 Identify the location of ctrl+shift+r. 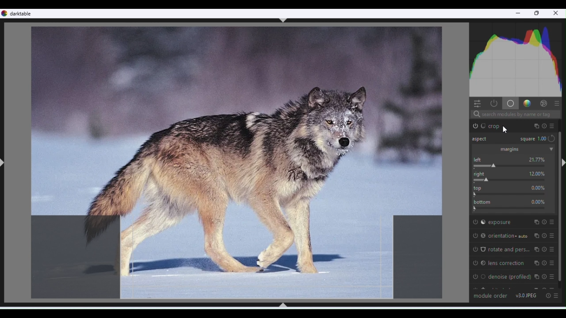
(562, 163).